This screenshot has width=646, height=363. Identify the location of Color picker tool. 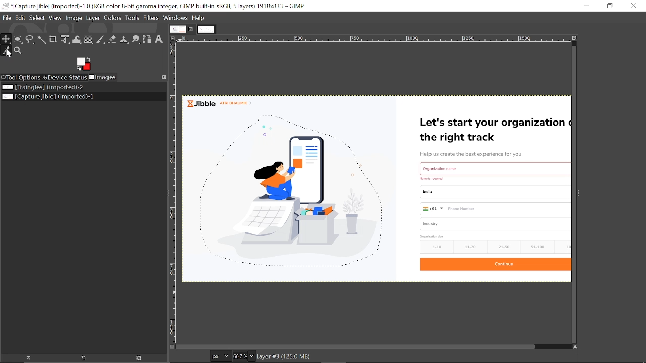
(7, 51).